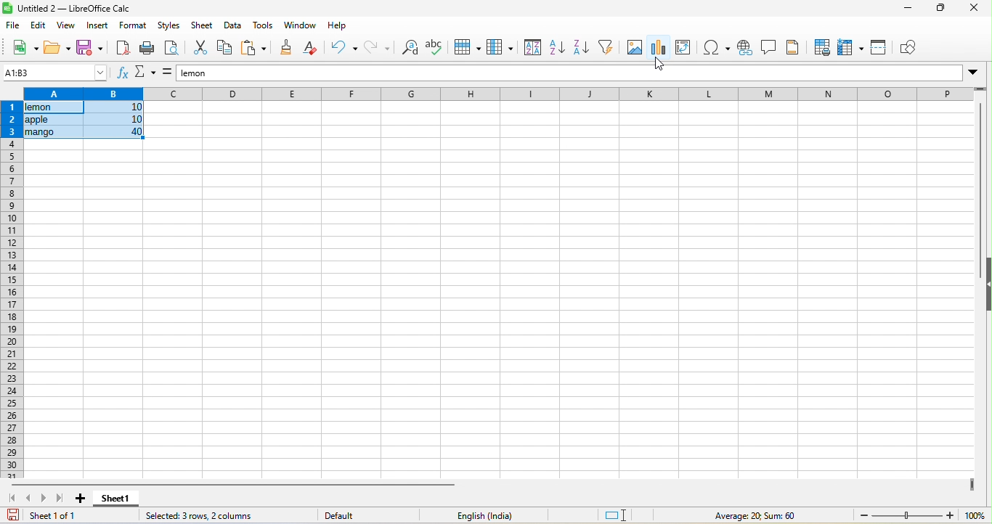 The height and width of the screenshot is (524, 992). What do you see at coordinates (659, 48) in the screenshot?
I see `select option` at bounding box center [659, 48].